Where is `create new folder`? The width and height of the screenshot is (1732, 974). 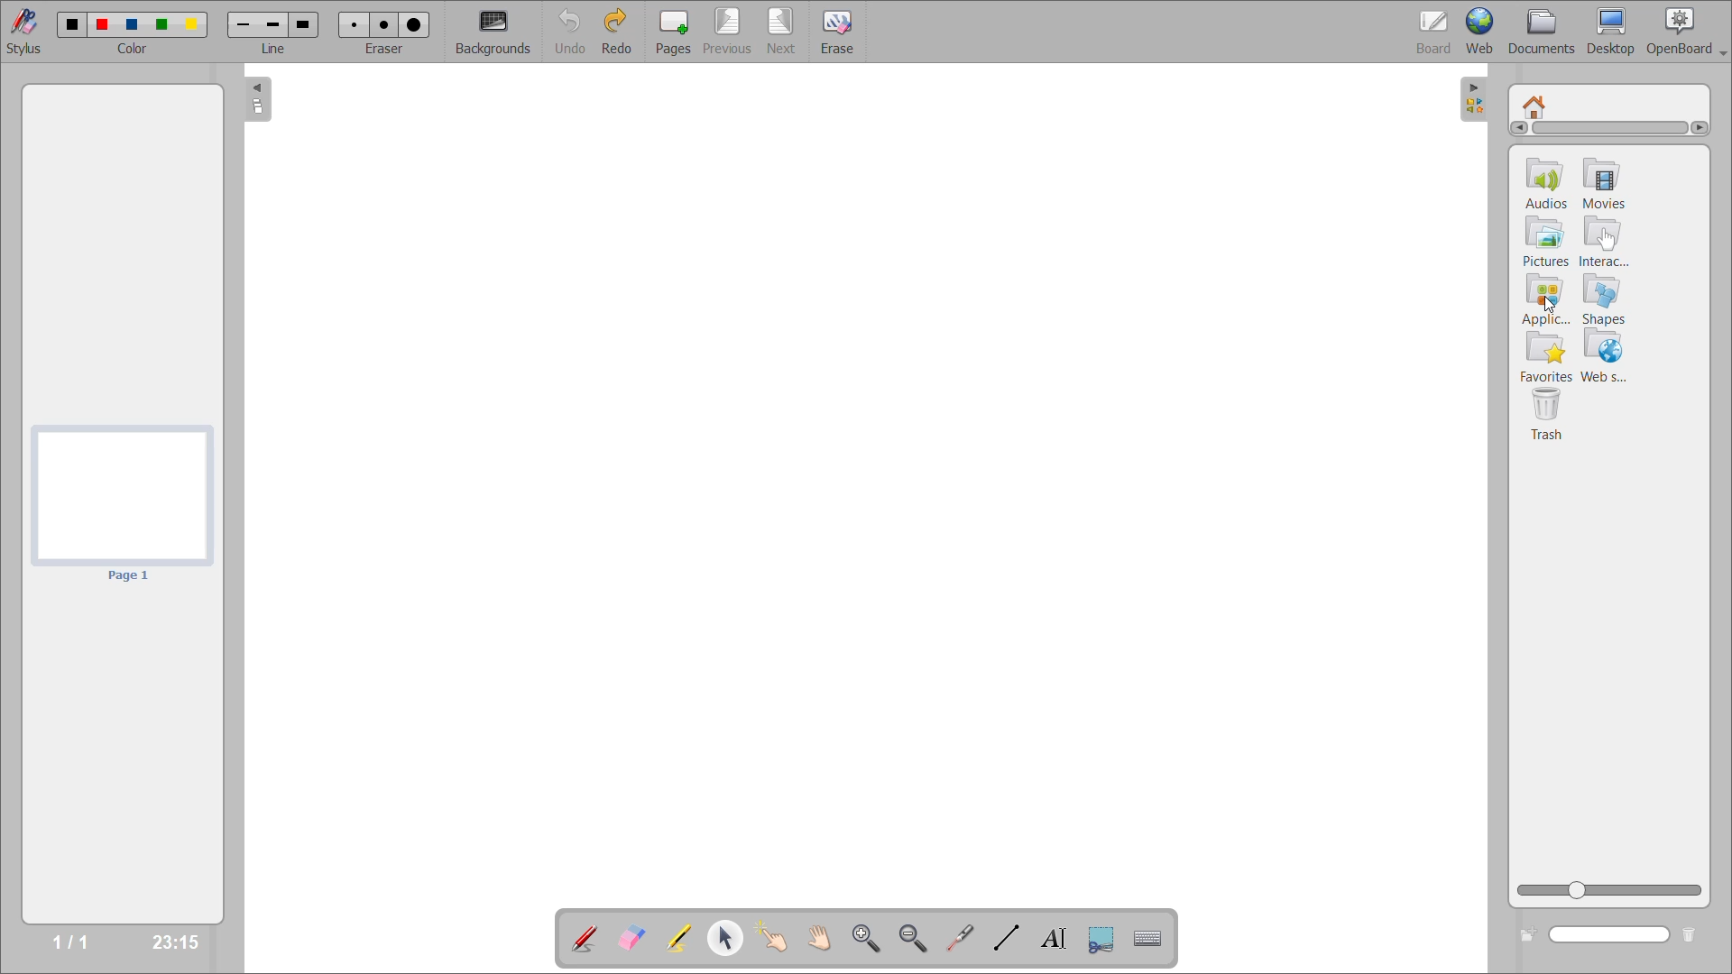
create new folder is located at coordinates (1525, 935).